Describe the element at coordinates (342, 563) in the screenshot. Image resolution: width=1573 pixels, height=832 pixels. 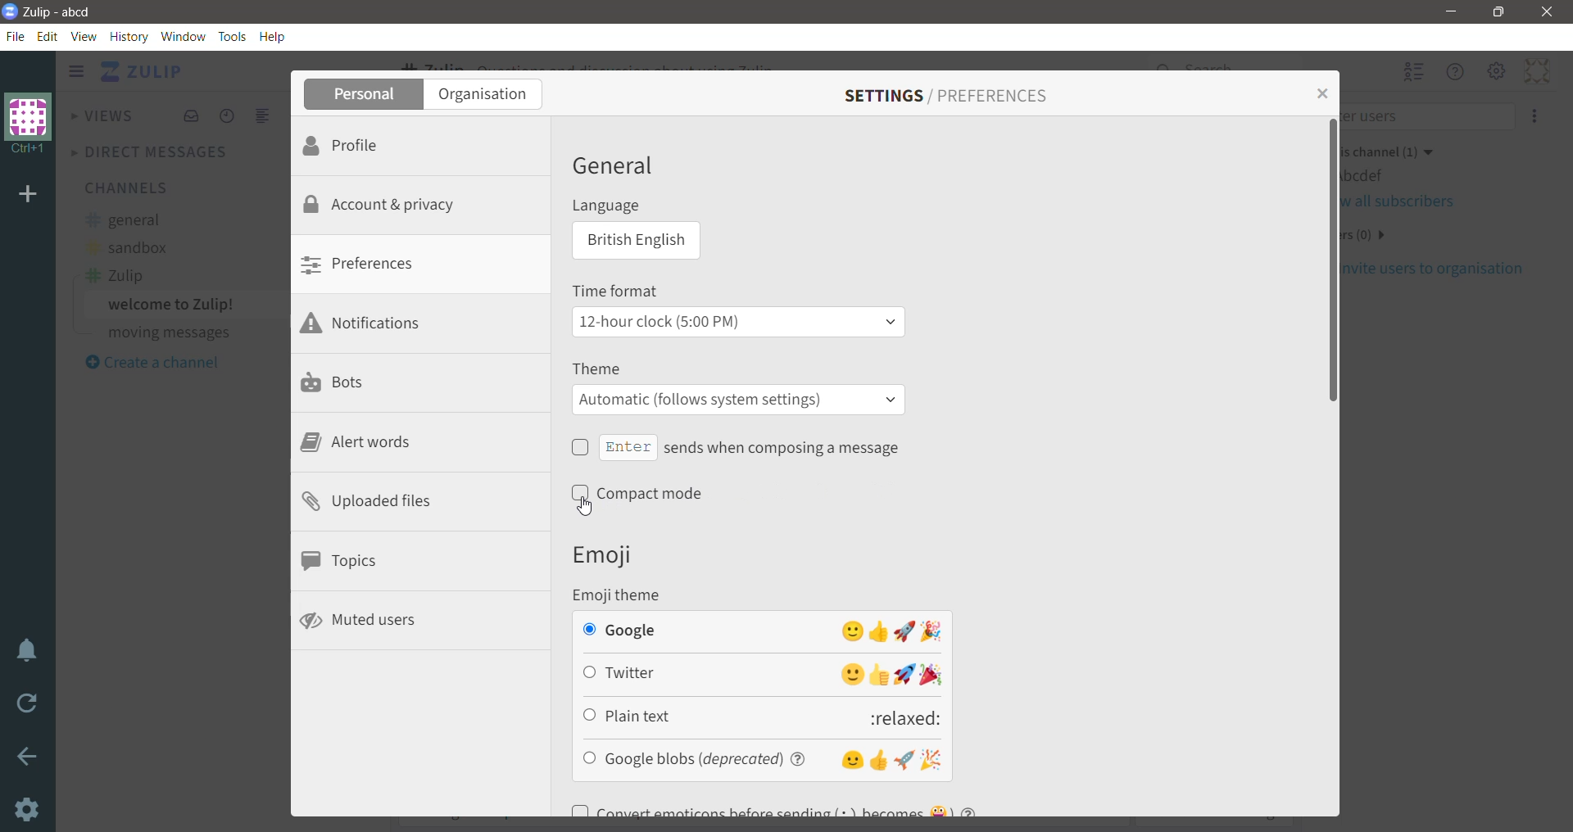
I see `Topics` at that location.